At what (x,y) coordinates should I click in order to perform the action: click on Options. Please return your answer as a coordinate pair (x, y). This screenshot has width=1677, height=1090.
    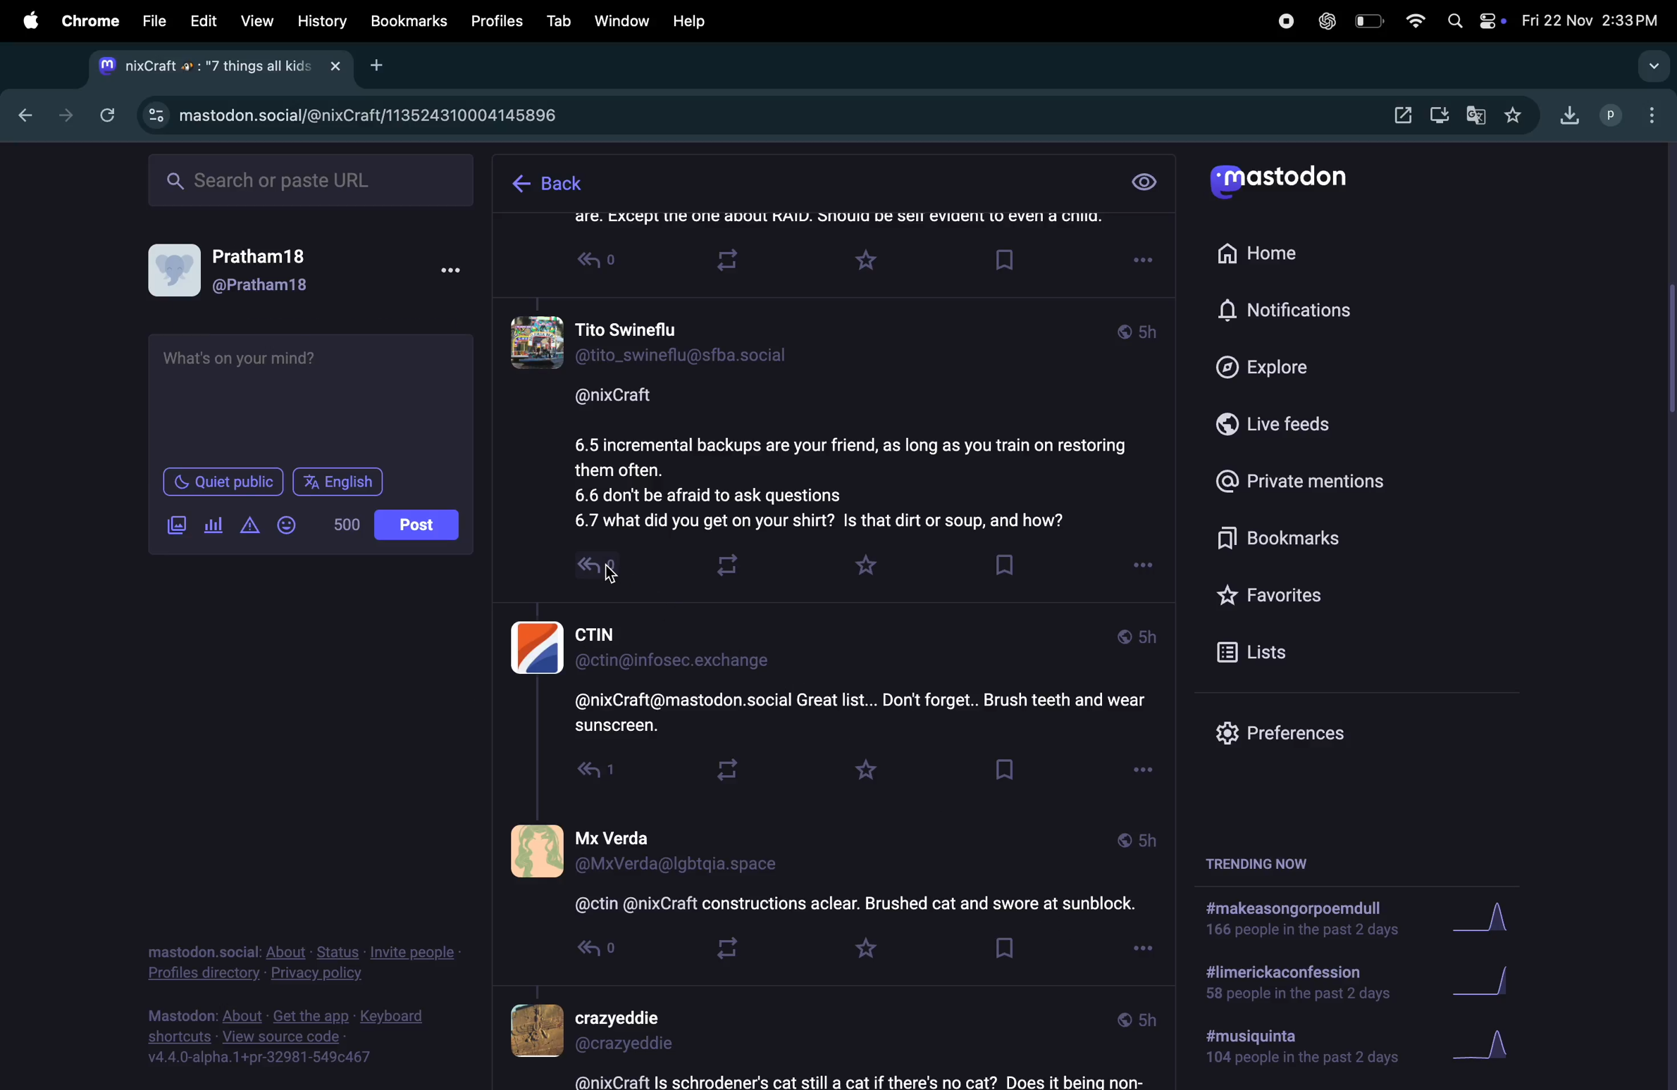
    Looking at the image, I should click on (1137, 770).